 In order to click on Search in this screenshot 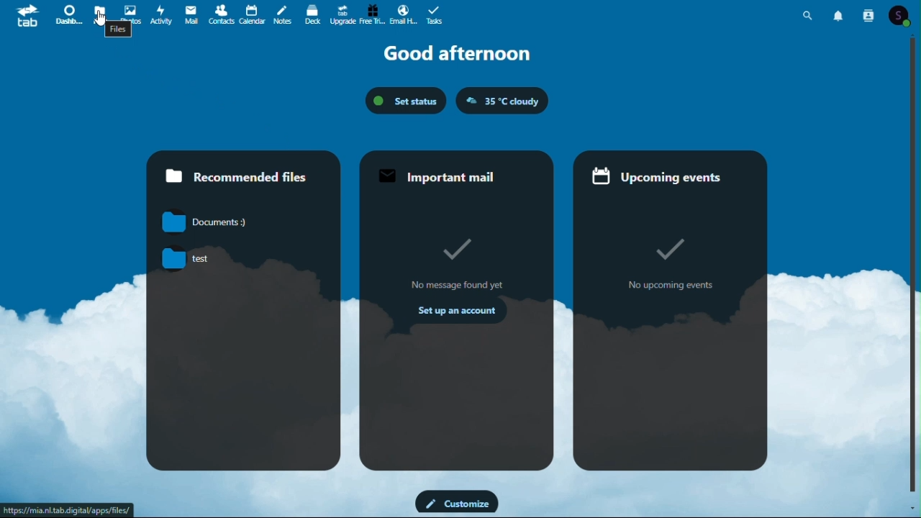, I will do `click(810, 14)`.